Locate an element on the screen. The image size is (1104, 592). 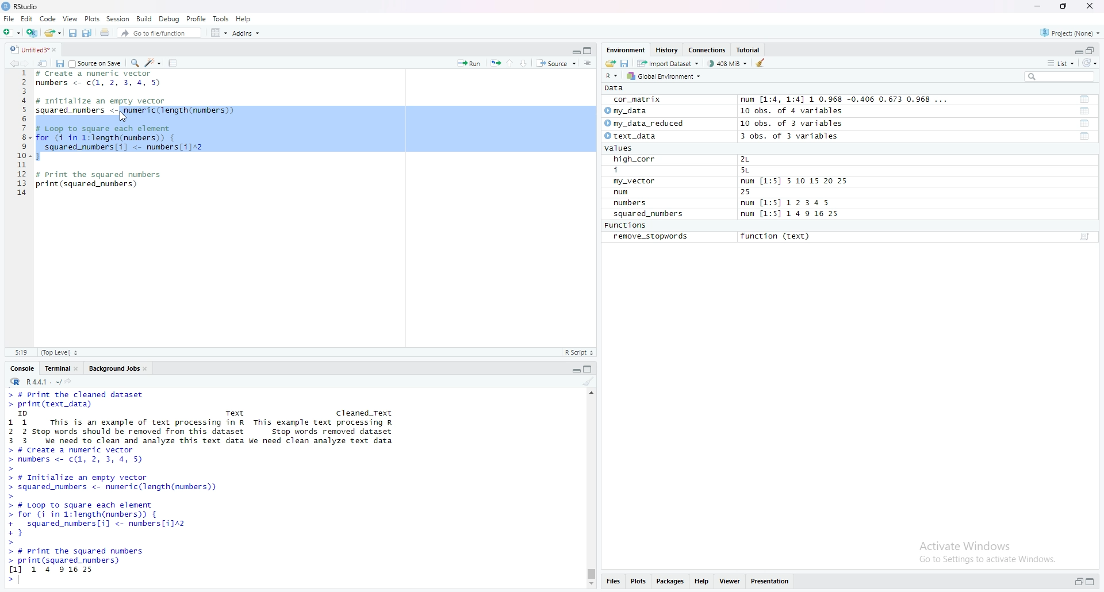
408 MiB is located at coordinates (727, 63).